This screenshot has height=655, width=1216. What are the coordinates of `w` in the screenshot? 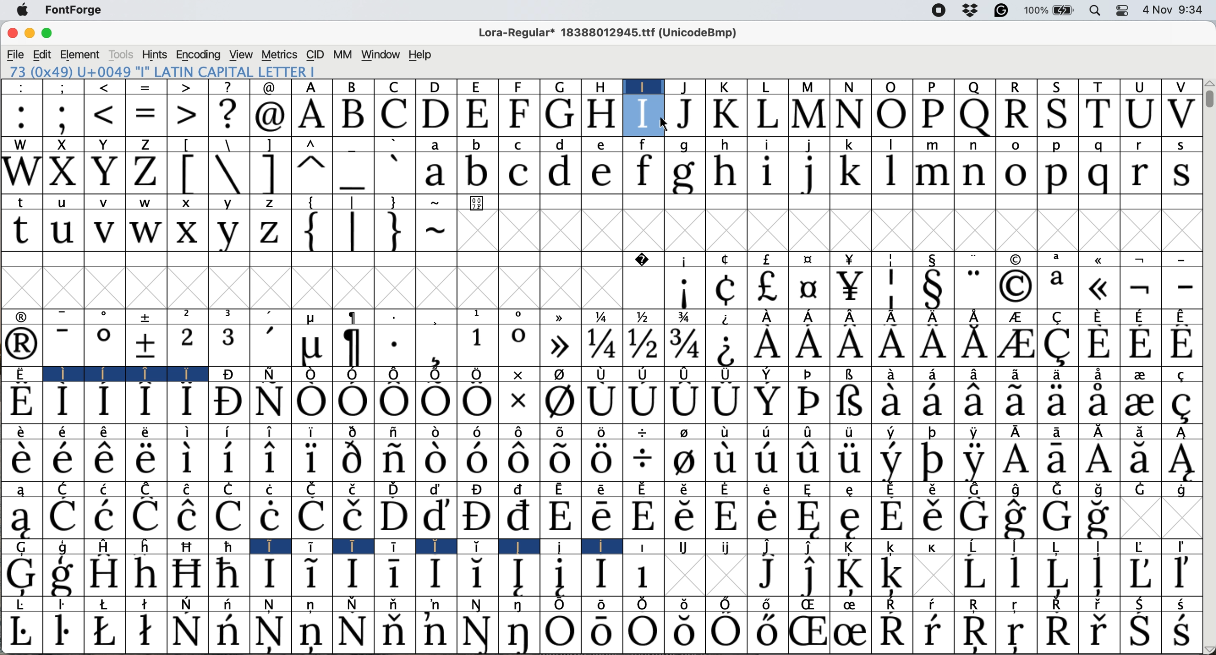 It's located at (149, 204).